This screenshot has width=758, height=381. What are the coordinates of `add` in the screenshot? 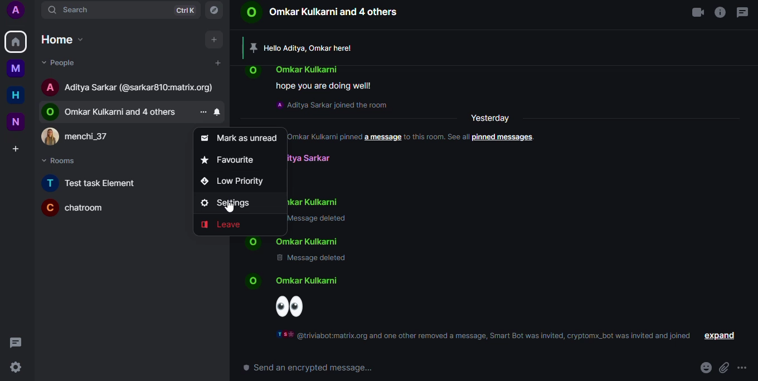 It's located at (213, 39).